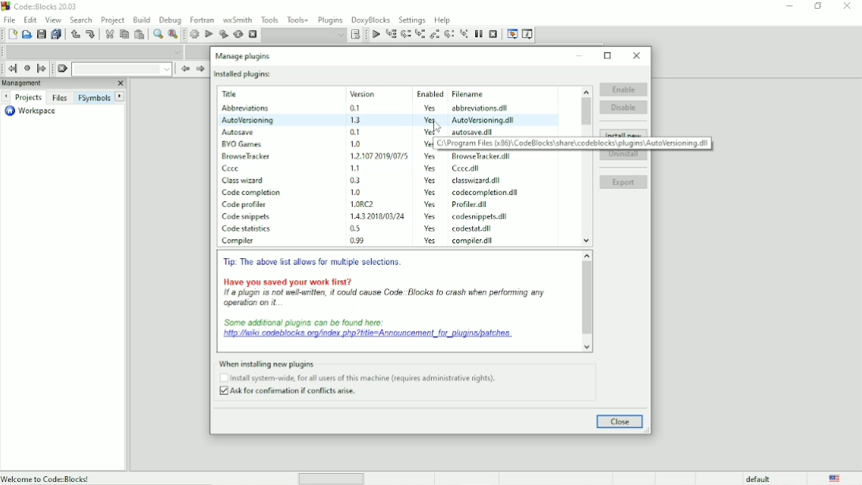 The height and width of the screenshot is (485, 862). I want to click on Code statistics, so click(247, 230).